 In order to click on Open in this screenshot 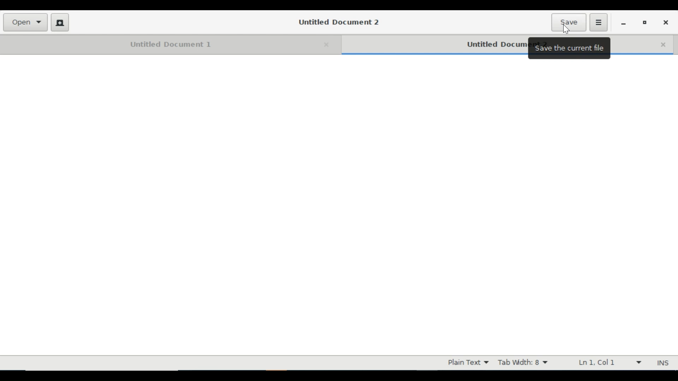, I will do `click(26, 23)`.